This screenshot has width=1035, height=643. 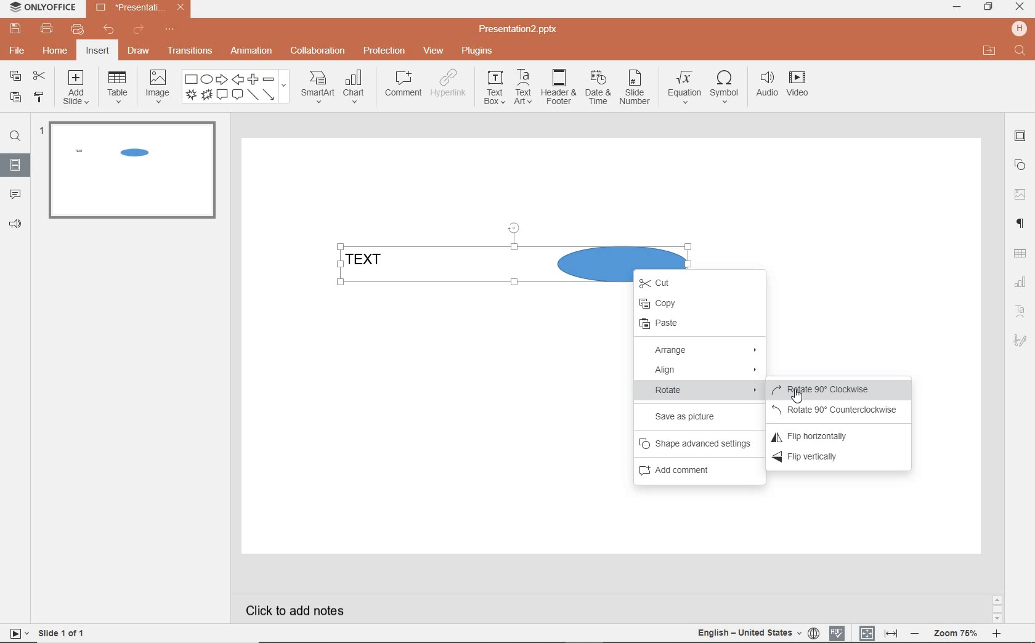 What do you see at coordinates (476, 52) in the screenshot?
I see `plugins` at bounding box center [476, 52].